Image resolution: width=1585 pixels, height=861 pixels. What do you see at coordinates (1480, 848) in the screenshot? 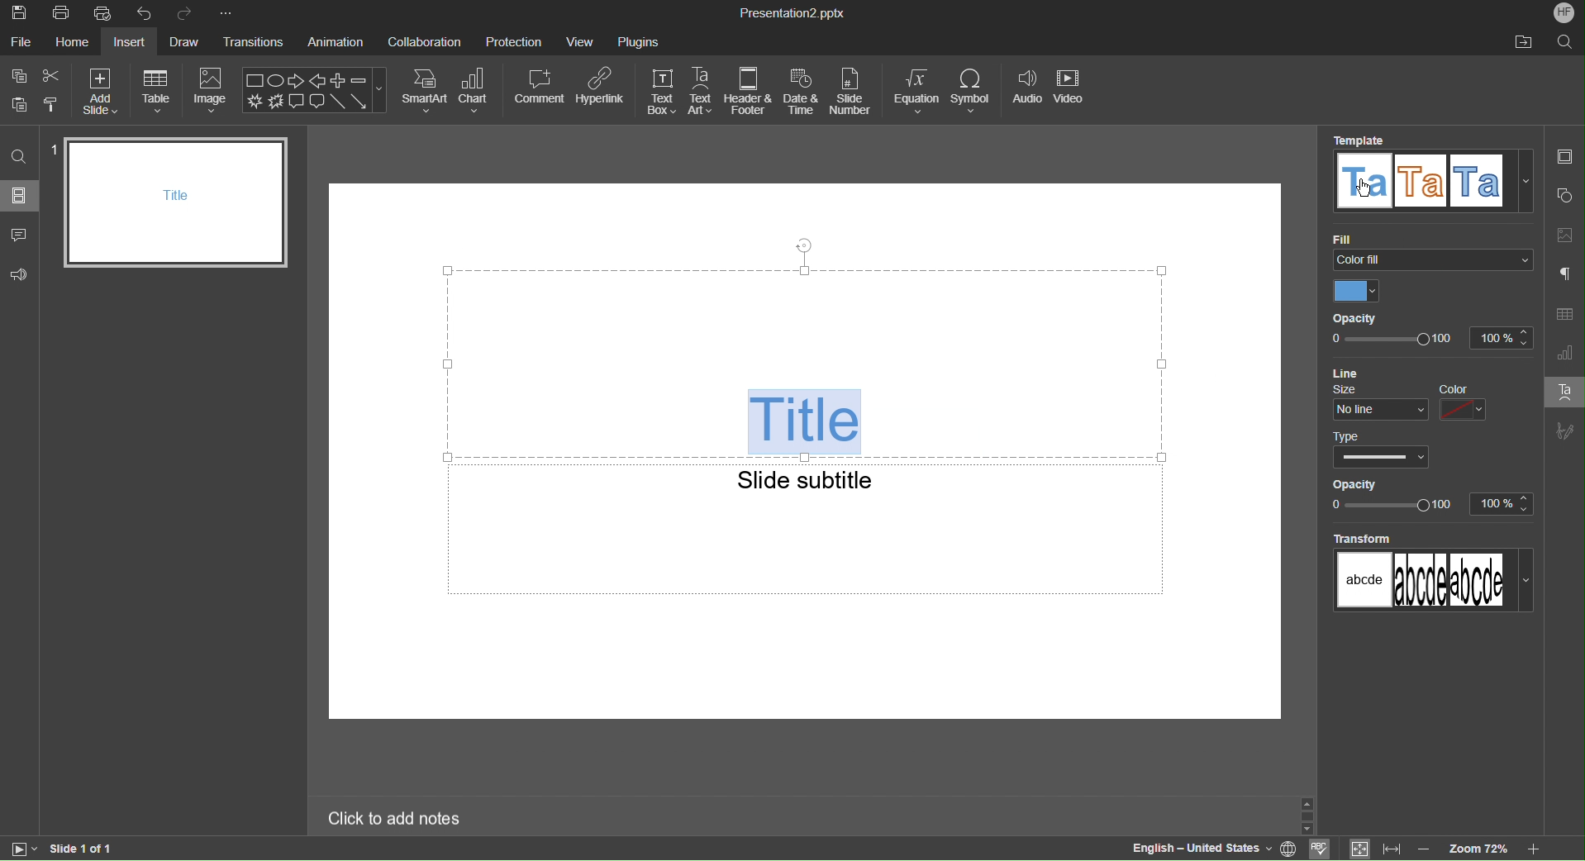
I see `zoom level` at bounding box center [1480, 848].